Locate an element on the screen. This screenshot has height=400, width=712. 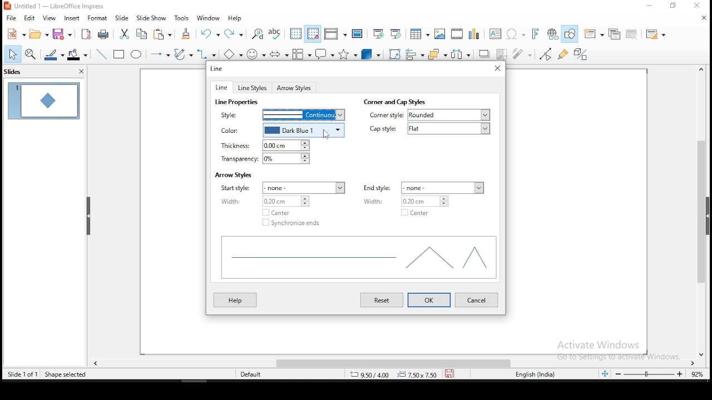
0.20 cm is located at coordinates (294, 202).